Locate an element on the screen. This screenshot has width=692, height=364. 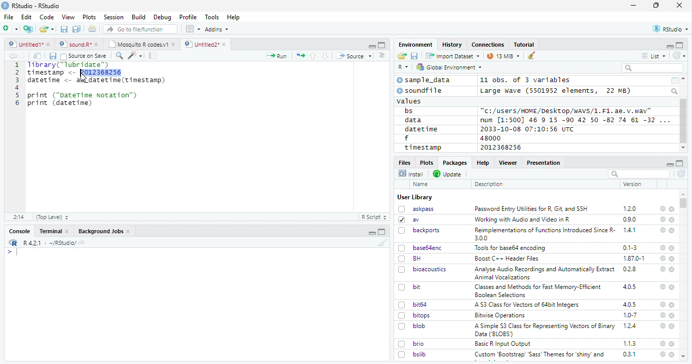
15 MiB is located at coordinates (504, 56).